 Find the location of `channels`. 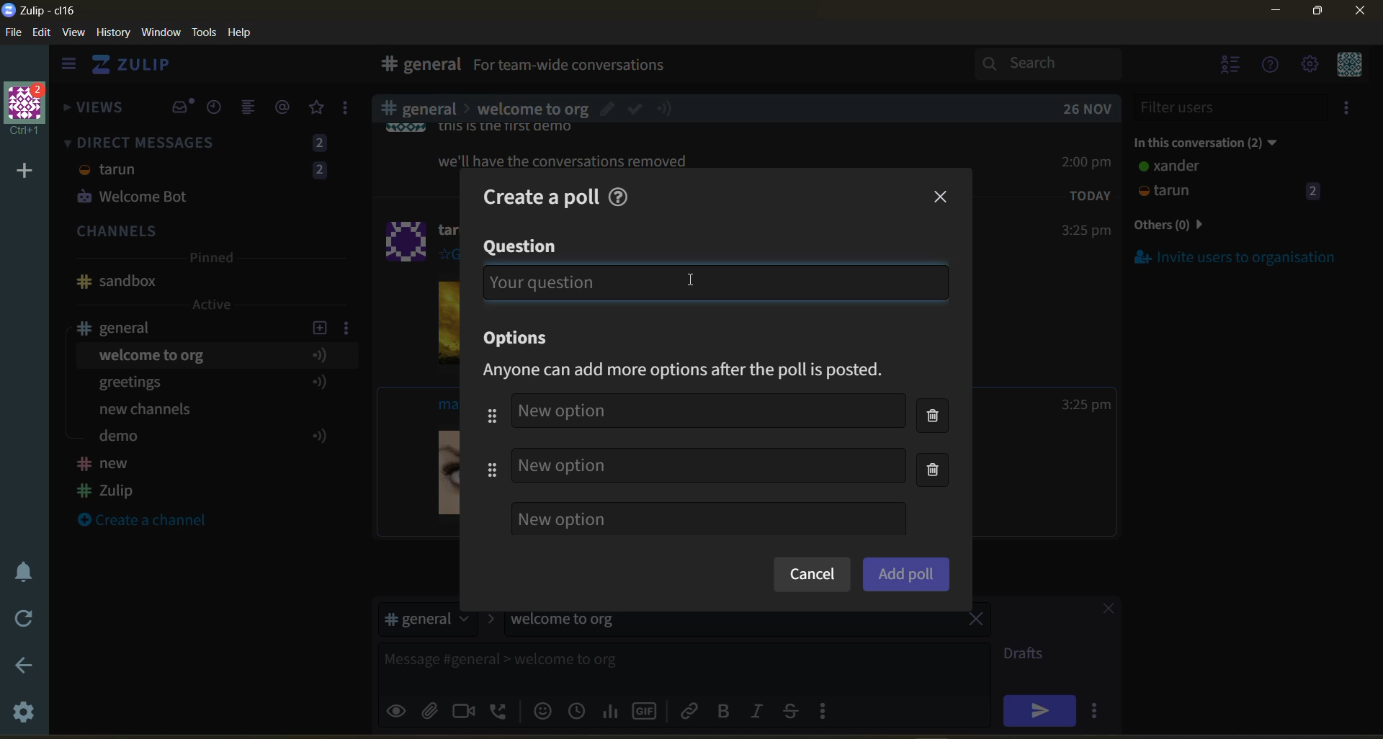

channels is located at coordinates (208, 233).